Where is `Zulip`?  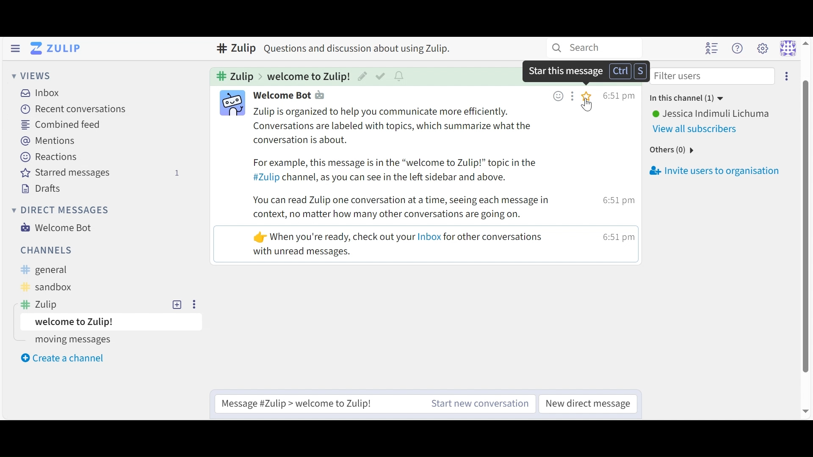
Zulip is located at coordinates (41, 304).